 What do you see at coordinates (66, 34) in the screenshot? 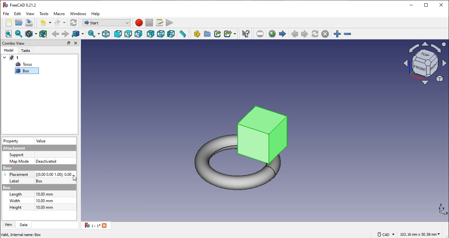
I see `forward` at bounding box center [66, 34].